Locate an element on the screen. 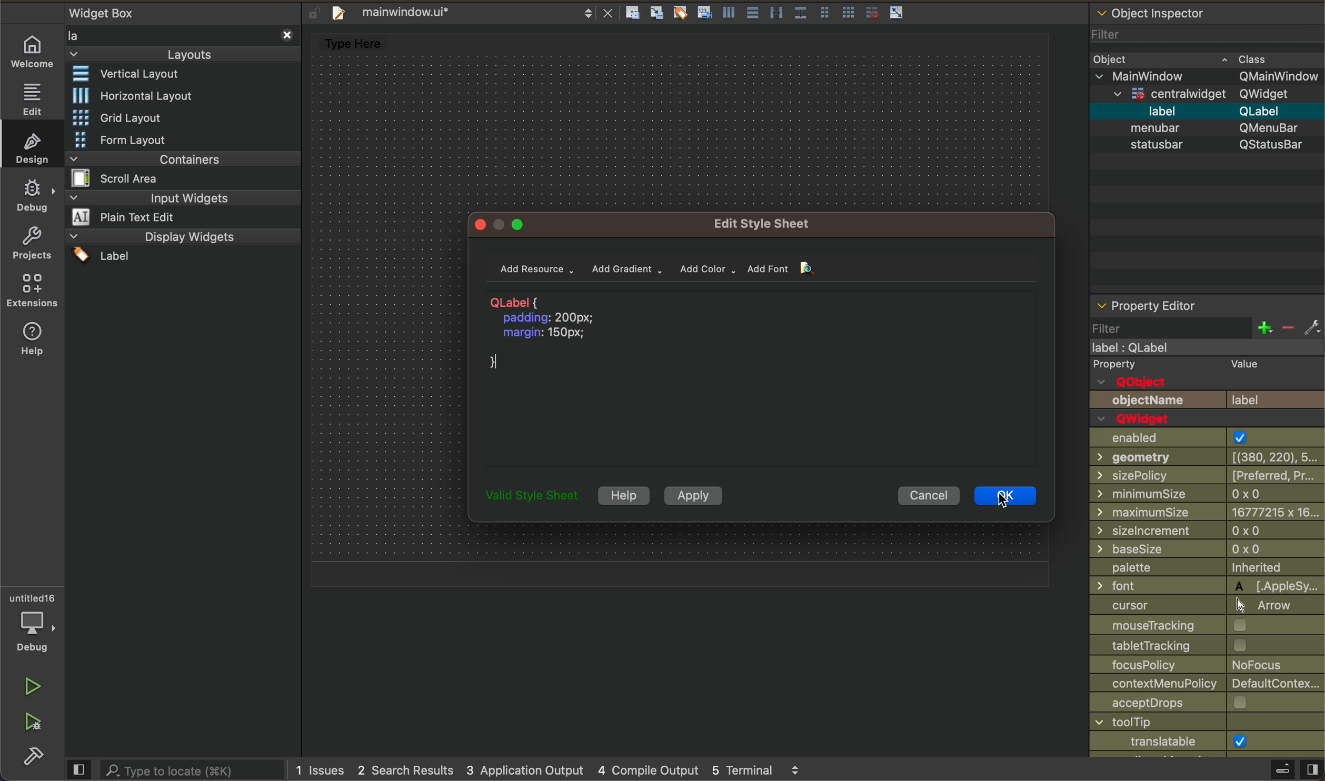  status bar is located at coordinates (1210, 150).